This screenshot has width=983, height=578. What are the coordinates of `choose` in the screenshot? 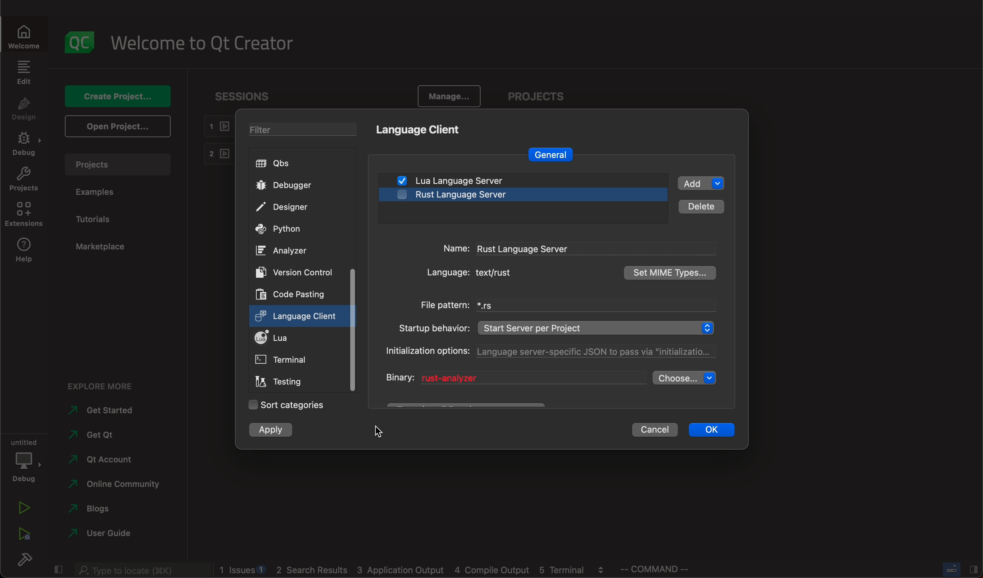 It's located at (688, 378).